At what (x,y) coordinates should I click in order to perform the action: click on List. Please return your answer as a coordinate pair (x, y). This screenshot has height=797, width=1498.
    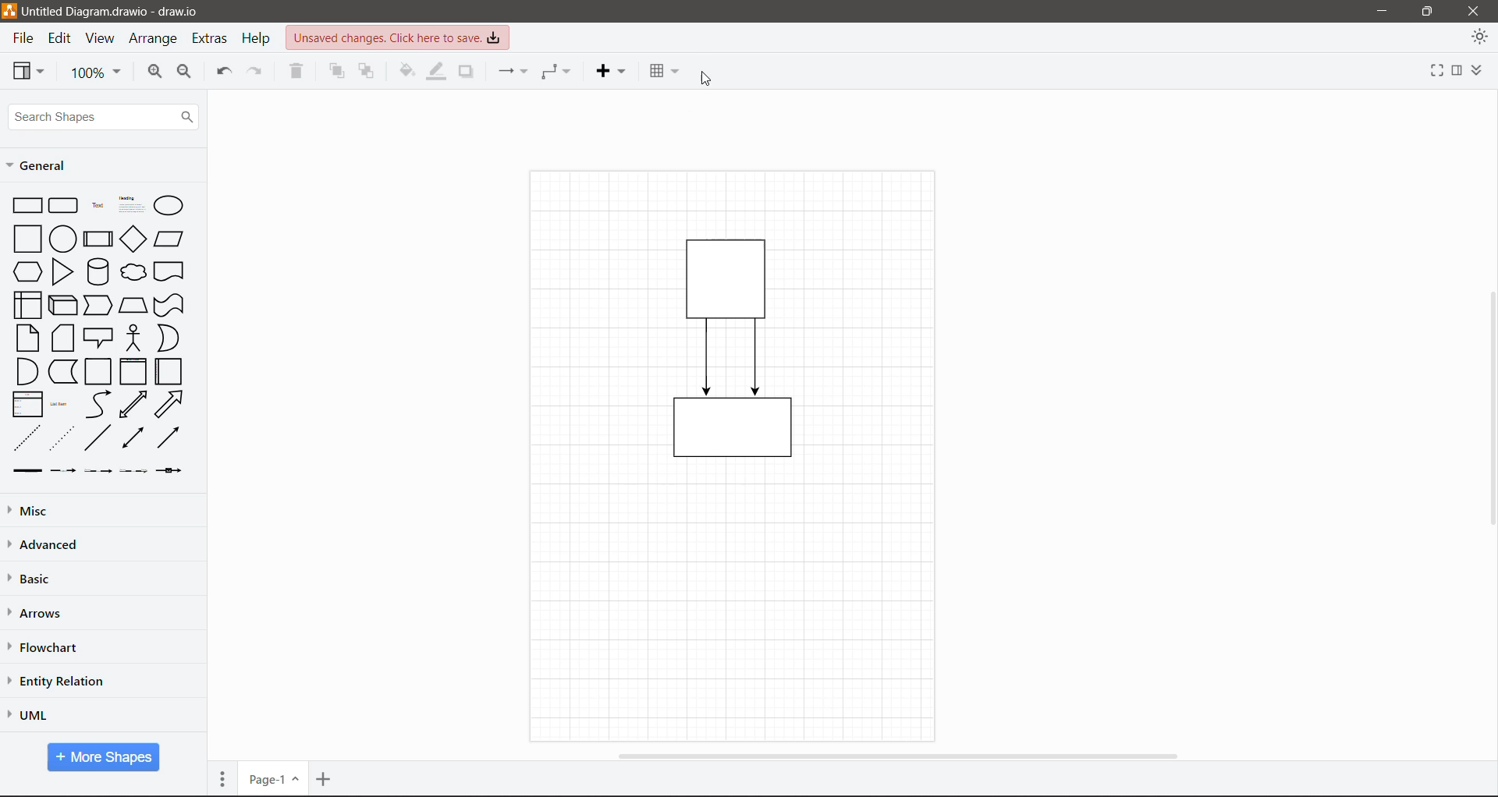
    Looking at the image, I should click on (25, 403).